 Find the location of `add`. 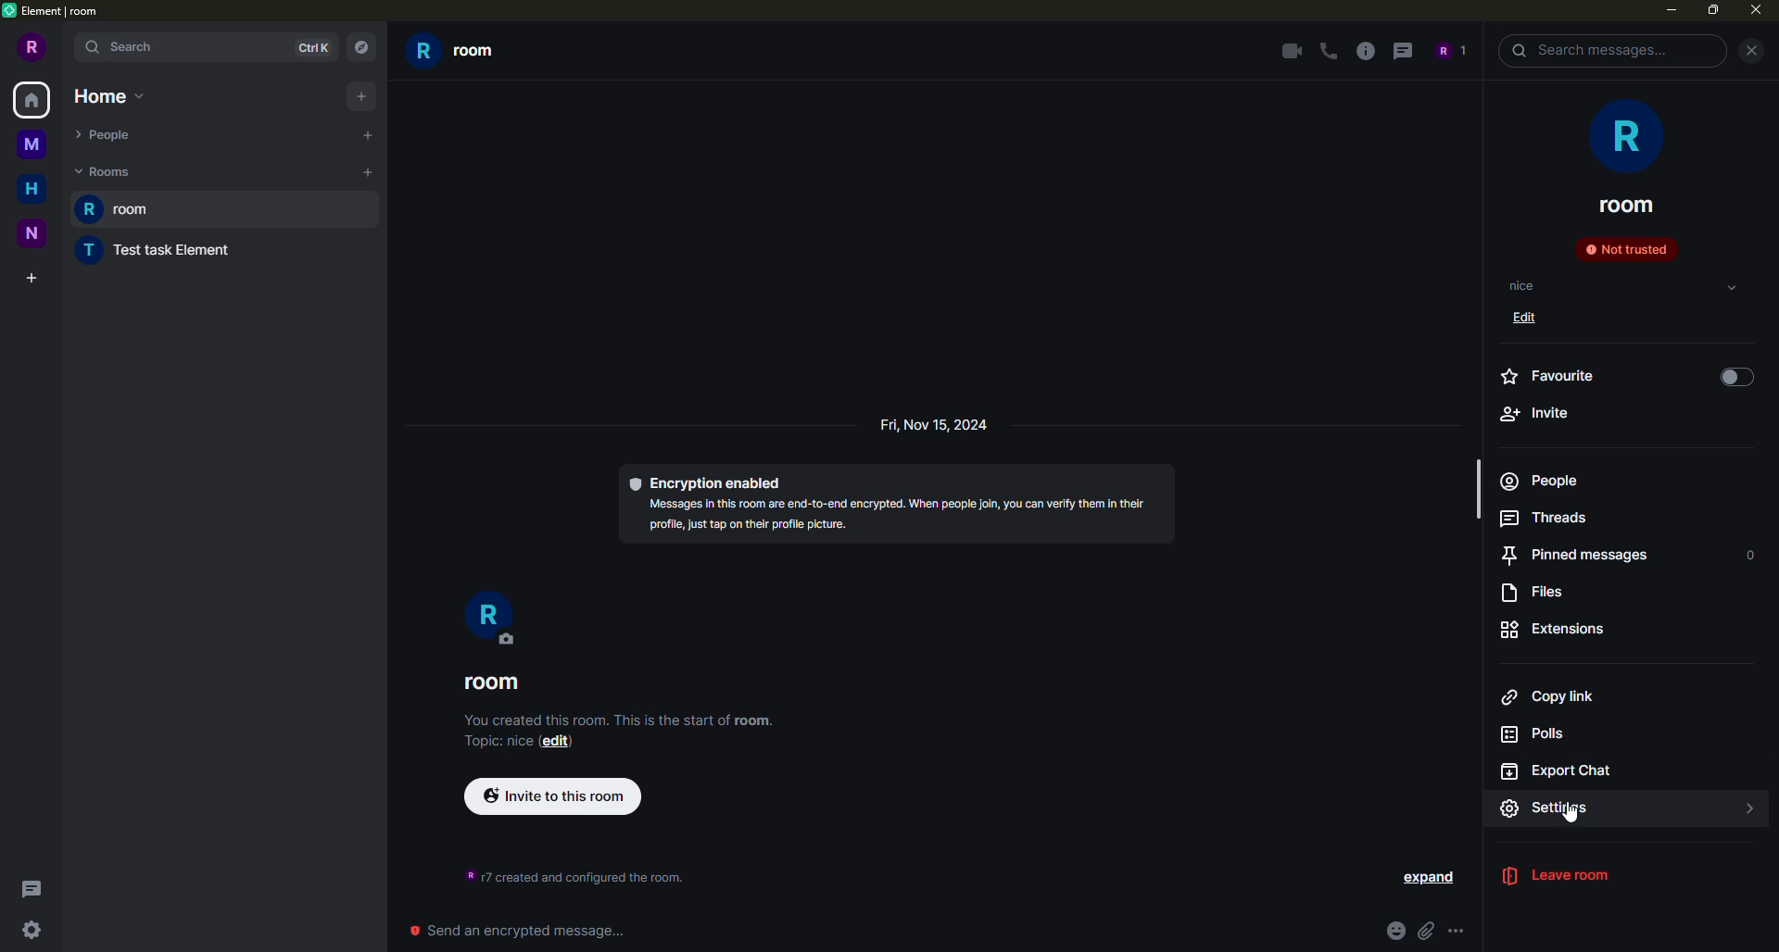

add is located at coordinates (360, 96).